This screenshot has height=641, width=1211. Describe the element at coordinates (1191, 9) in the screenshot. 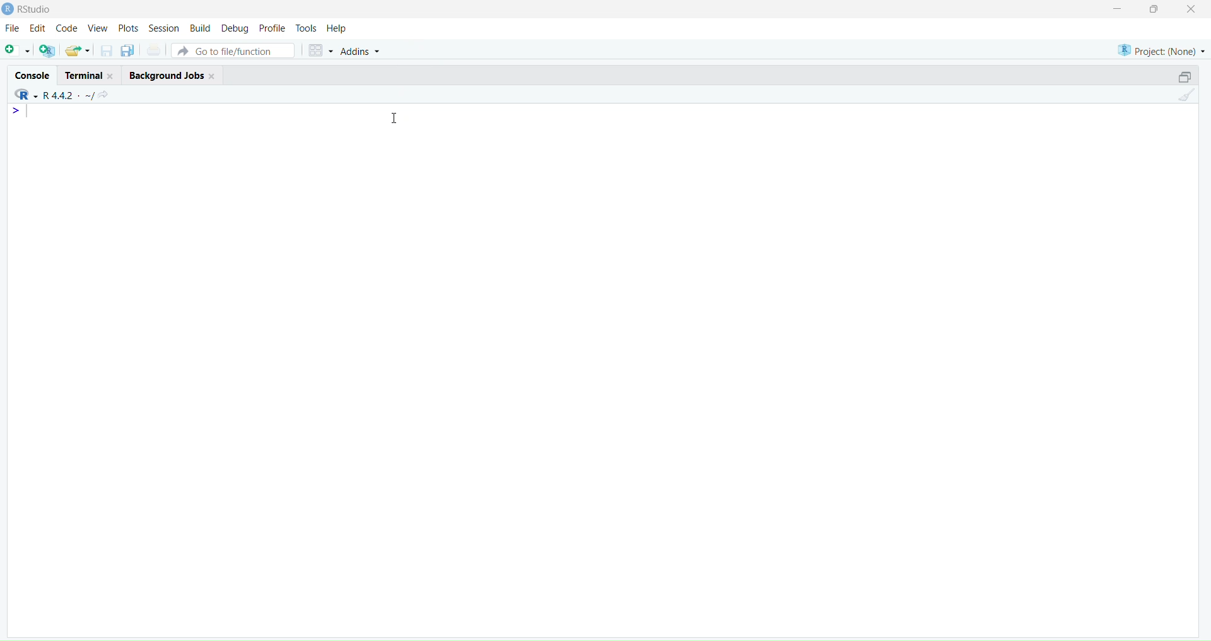

I see `close` at that location.